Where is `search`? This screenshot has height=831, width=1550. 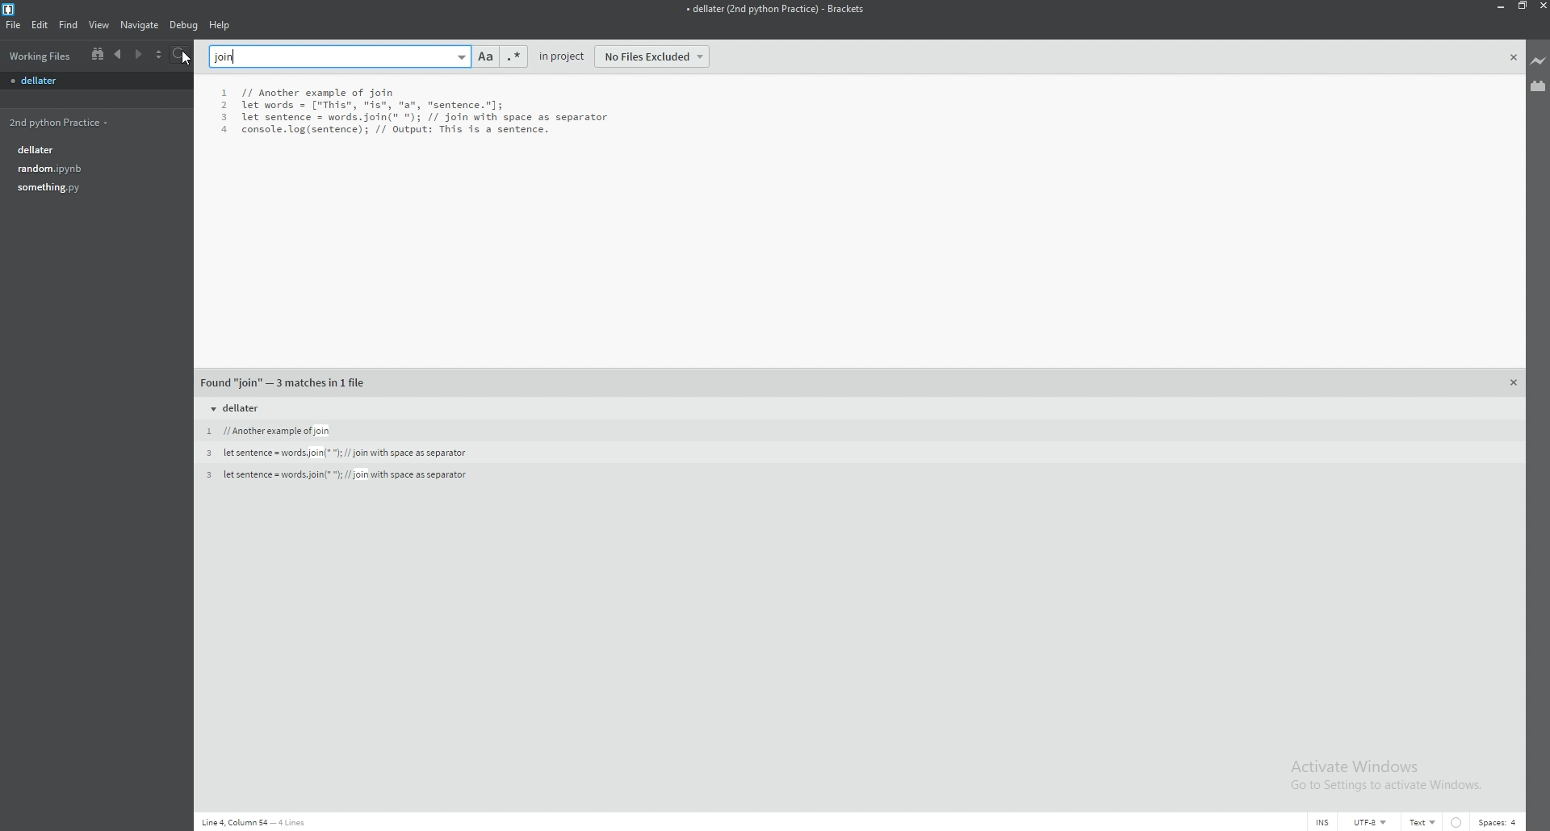 search is located at coordinates (186, 56).